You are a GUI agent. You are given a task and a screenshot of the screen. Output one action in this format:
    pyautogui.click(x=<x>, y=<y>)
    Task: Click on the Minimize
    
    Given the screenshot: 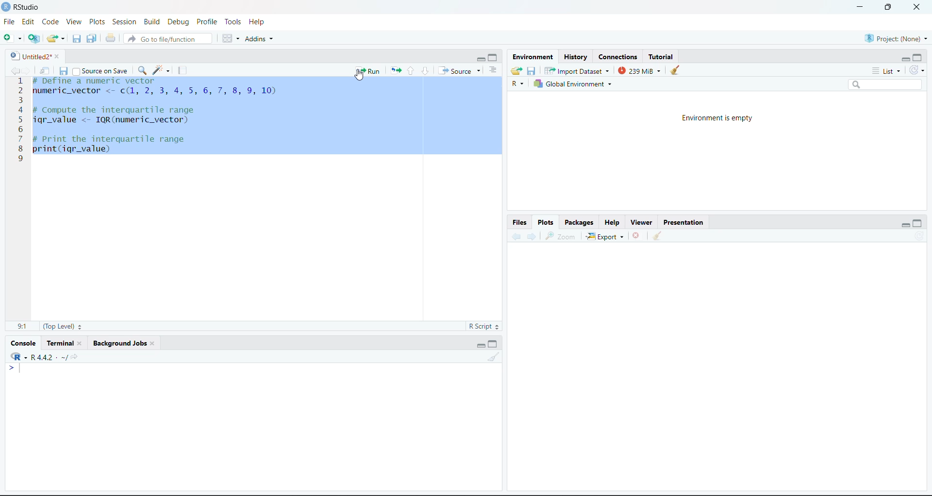 What is the action you would take?
    pyautogui.click(x=904, y=58)
    